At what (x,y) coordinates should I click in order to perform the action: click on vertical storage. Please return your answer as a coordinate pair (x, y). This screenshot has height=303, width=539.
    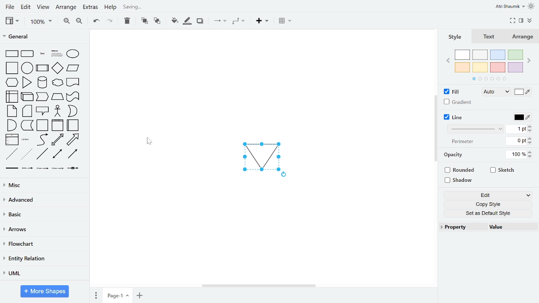
    Looking at the image, I should click on (57, 125).